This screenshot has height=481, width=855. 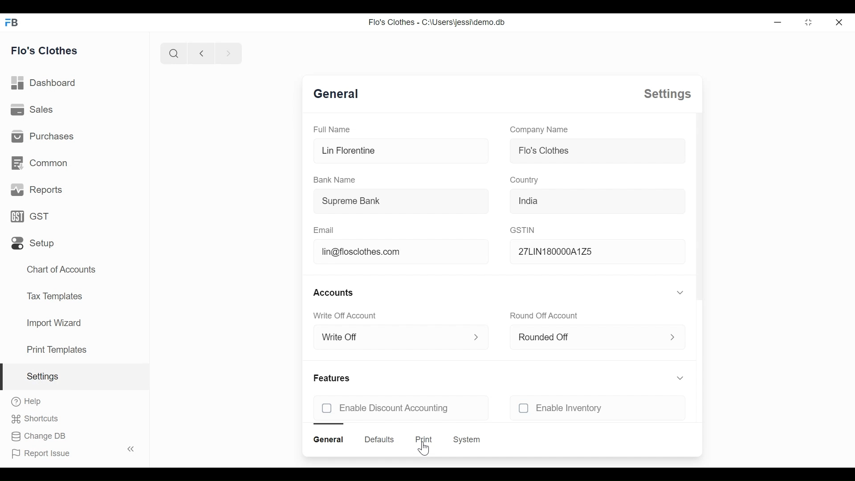 What do you see at coordinates (12, 22) in the screenshot?
I see `FB` at bounding box center [12, 22].